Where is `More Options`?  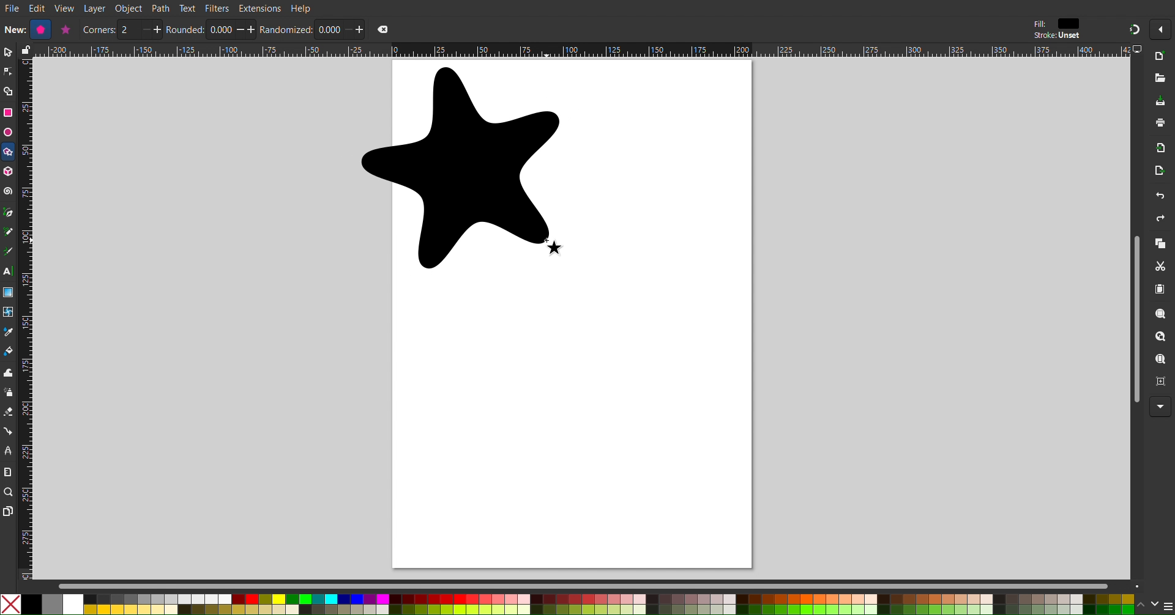
More Options is located at coordinates (1161, 407).